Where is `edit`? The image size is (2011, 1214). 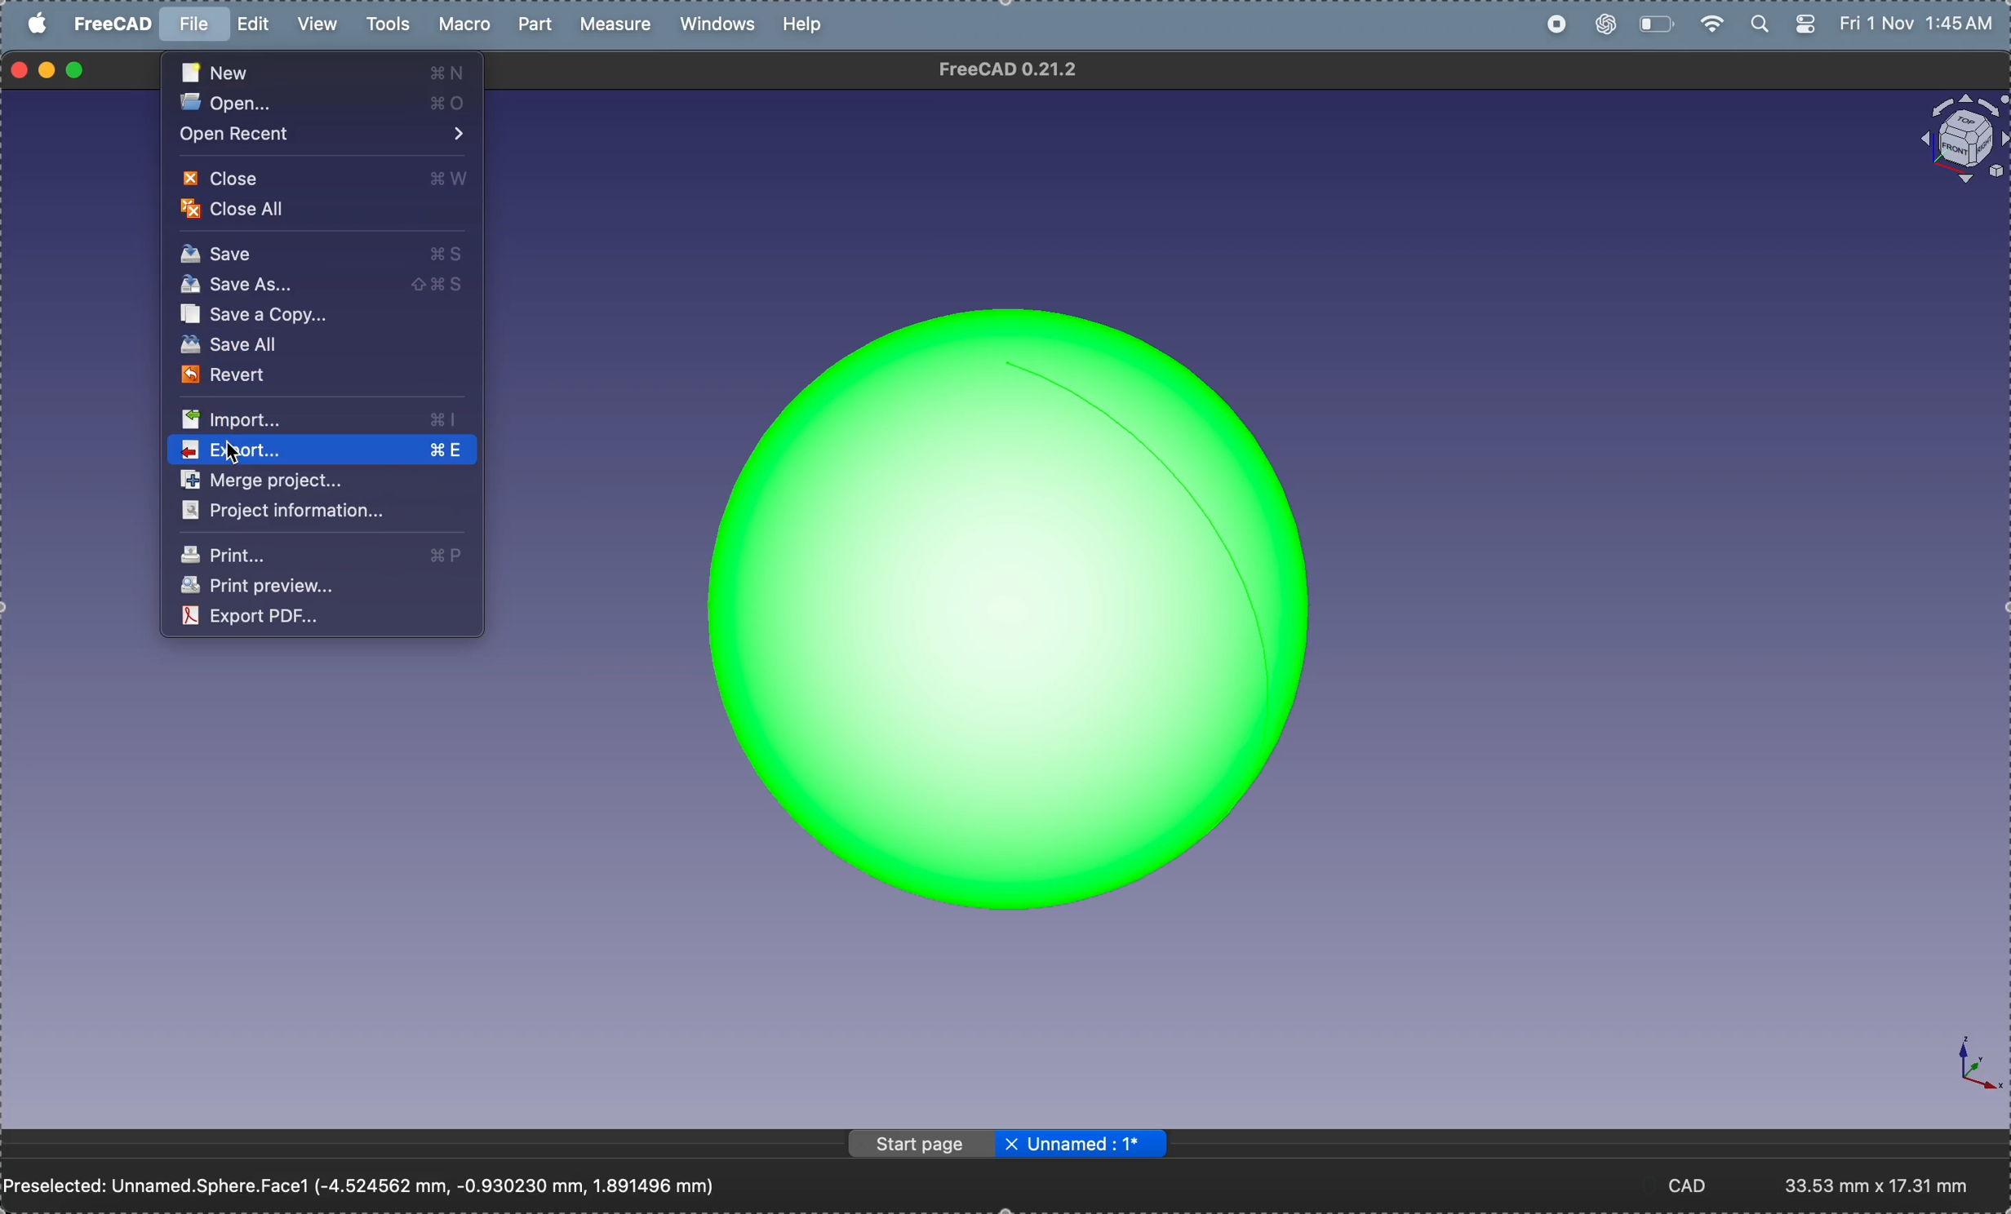
edit is located at coordinates (255, 23).